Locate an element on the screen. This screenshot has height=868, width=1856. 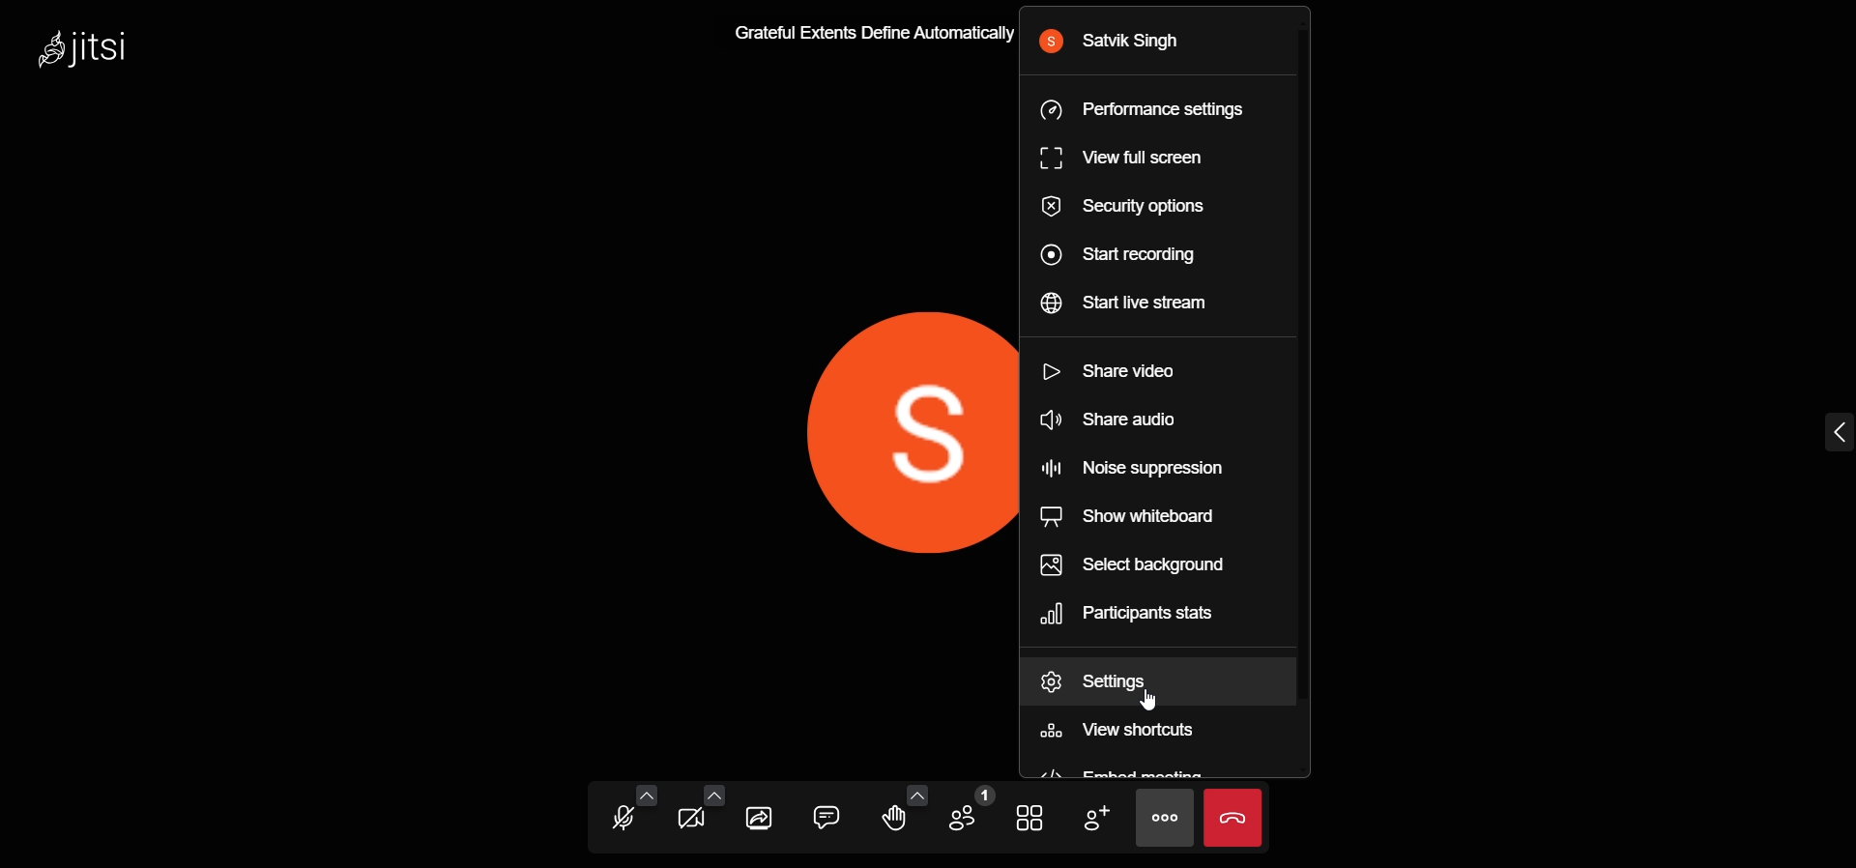
share audio is located at coordinates (1103, 421).